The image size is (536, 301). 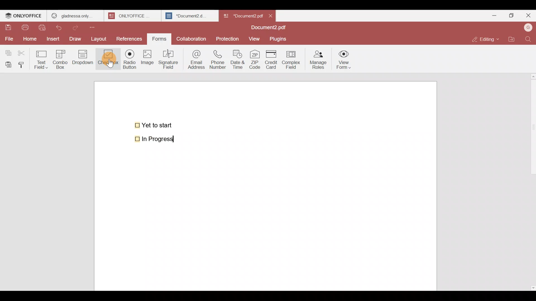 I want to click on Print file, so click(x=26, y=28).